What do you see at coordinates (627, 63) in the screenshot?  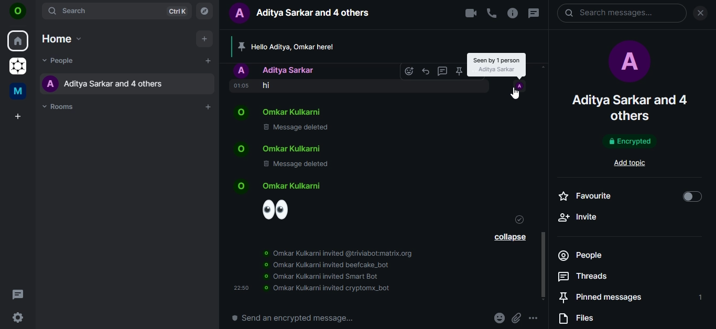 I see `profile picture` at bounding box center [627, 63].